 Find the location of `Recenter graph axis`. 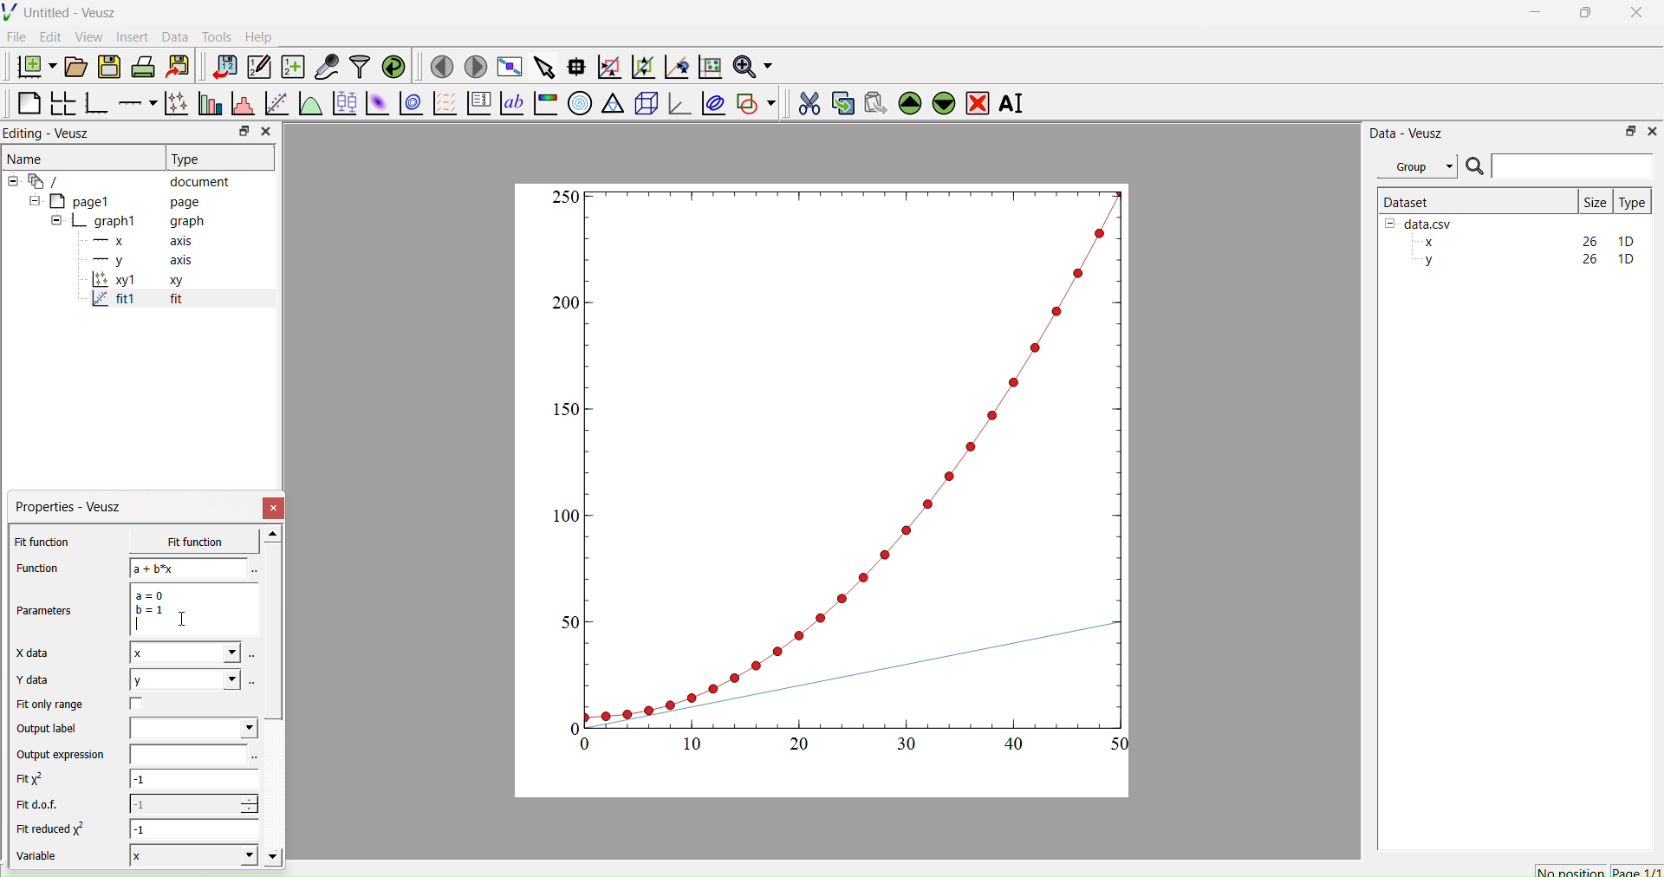

Recenter graph axis is located at coordinates (675, 66).